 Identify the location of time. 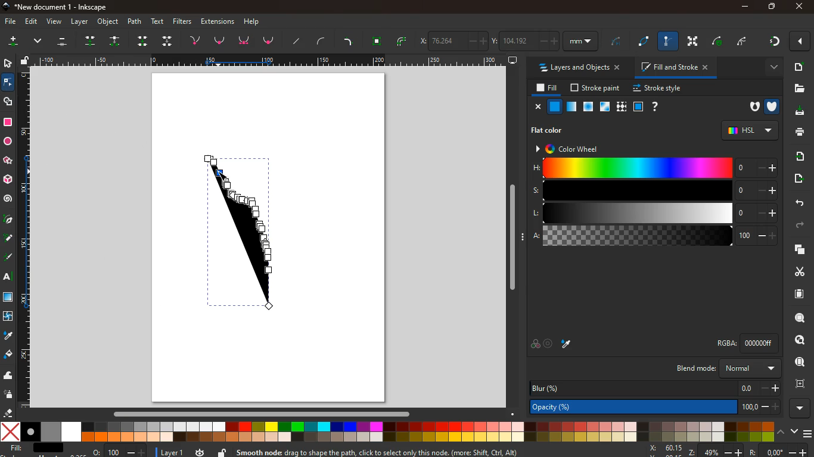
(200, 452).